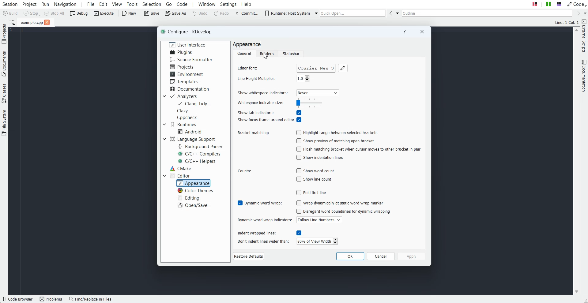  What do you see at coordinates (164, 96) in the screenshot?
I see `Drop down box` at bounding box center [164, 96].